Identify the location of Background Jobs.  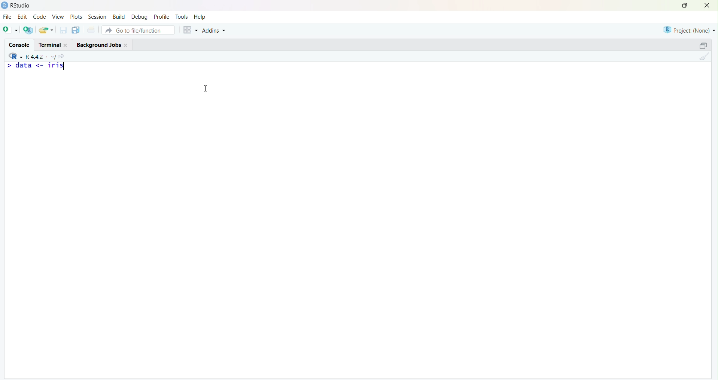
(102, 44).